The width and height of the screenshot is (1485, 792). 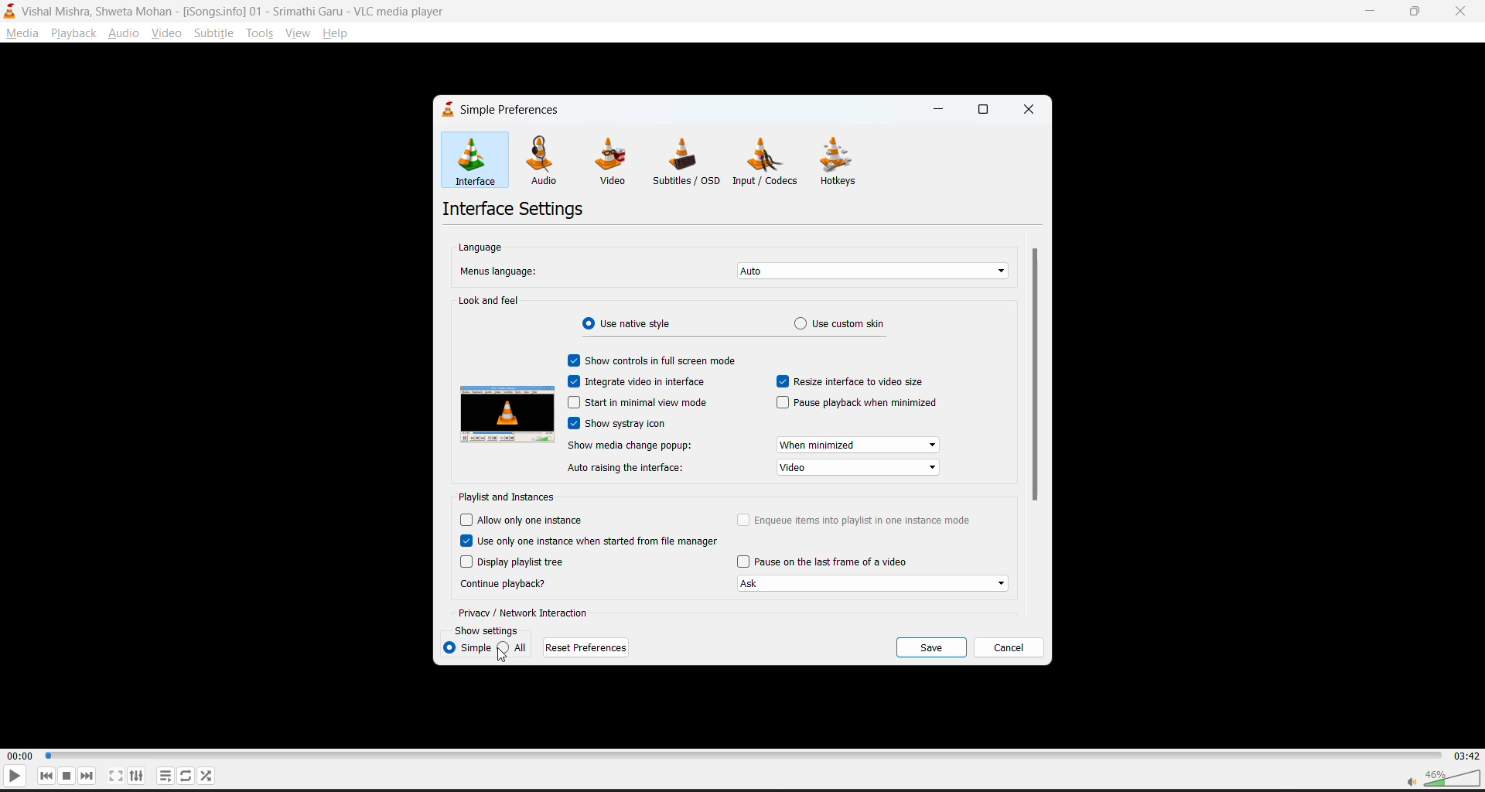 I want to click on input/codecs, so click(x=765, y=162).